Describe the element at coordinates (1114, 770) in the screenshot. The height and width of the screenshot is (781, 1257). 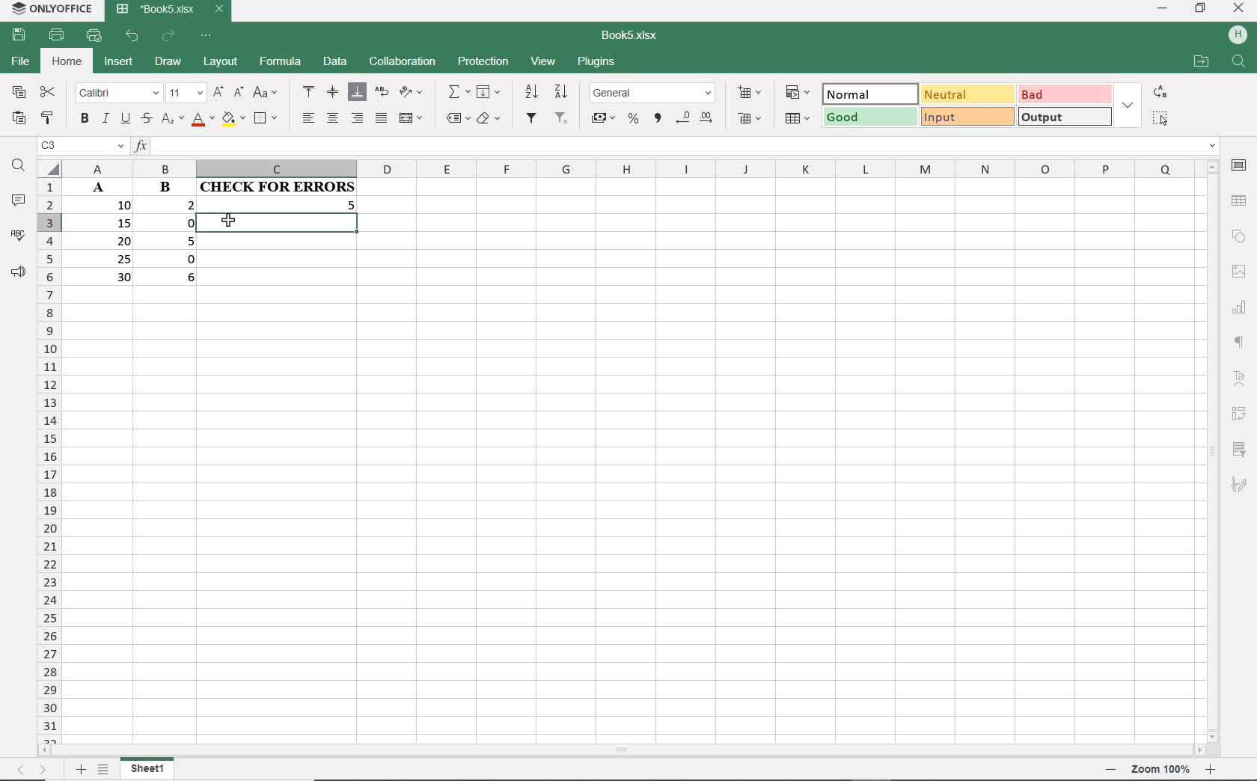
I see `` at that location.